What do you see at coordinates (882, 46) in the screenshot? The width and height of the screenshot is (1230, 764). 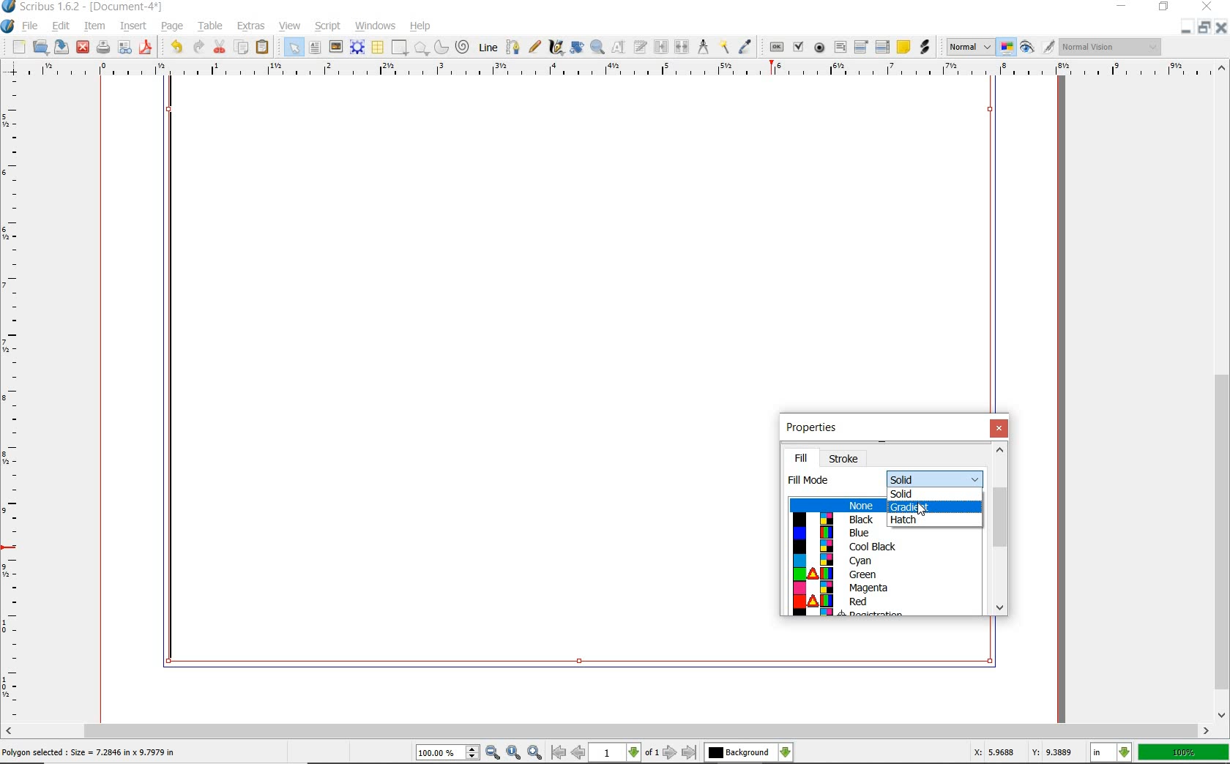 I see `pdf list box` at bounding box center [882, 46].